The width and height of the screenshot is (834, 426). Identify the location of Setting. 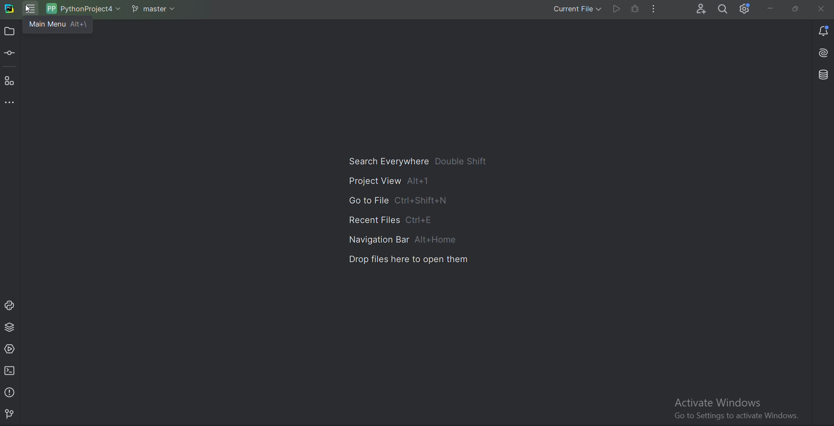
(746, 8).